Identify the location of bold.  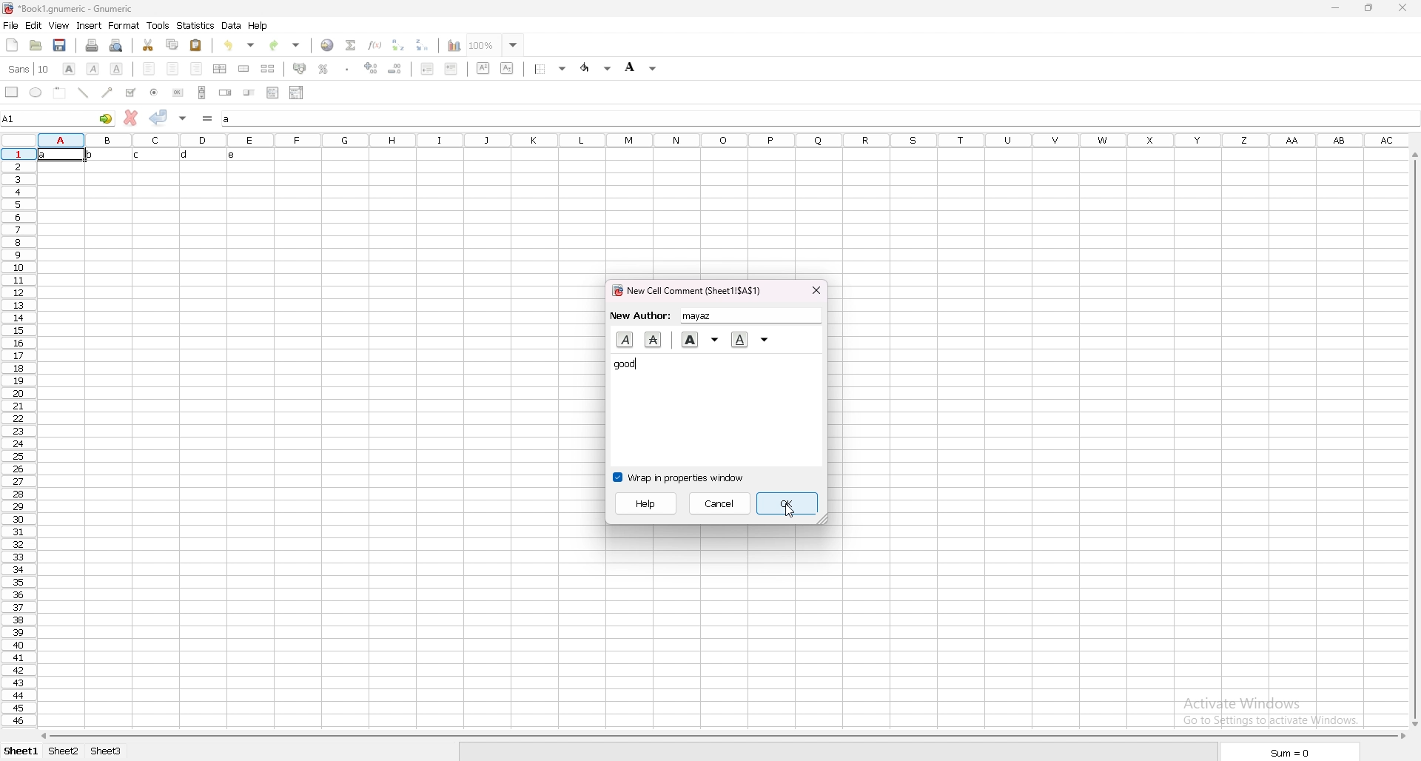
(701, 341).